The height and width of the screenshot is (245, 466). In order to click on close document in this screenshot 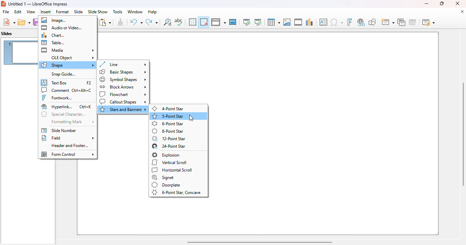, I will do `click(462, 12)`.